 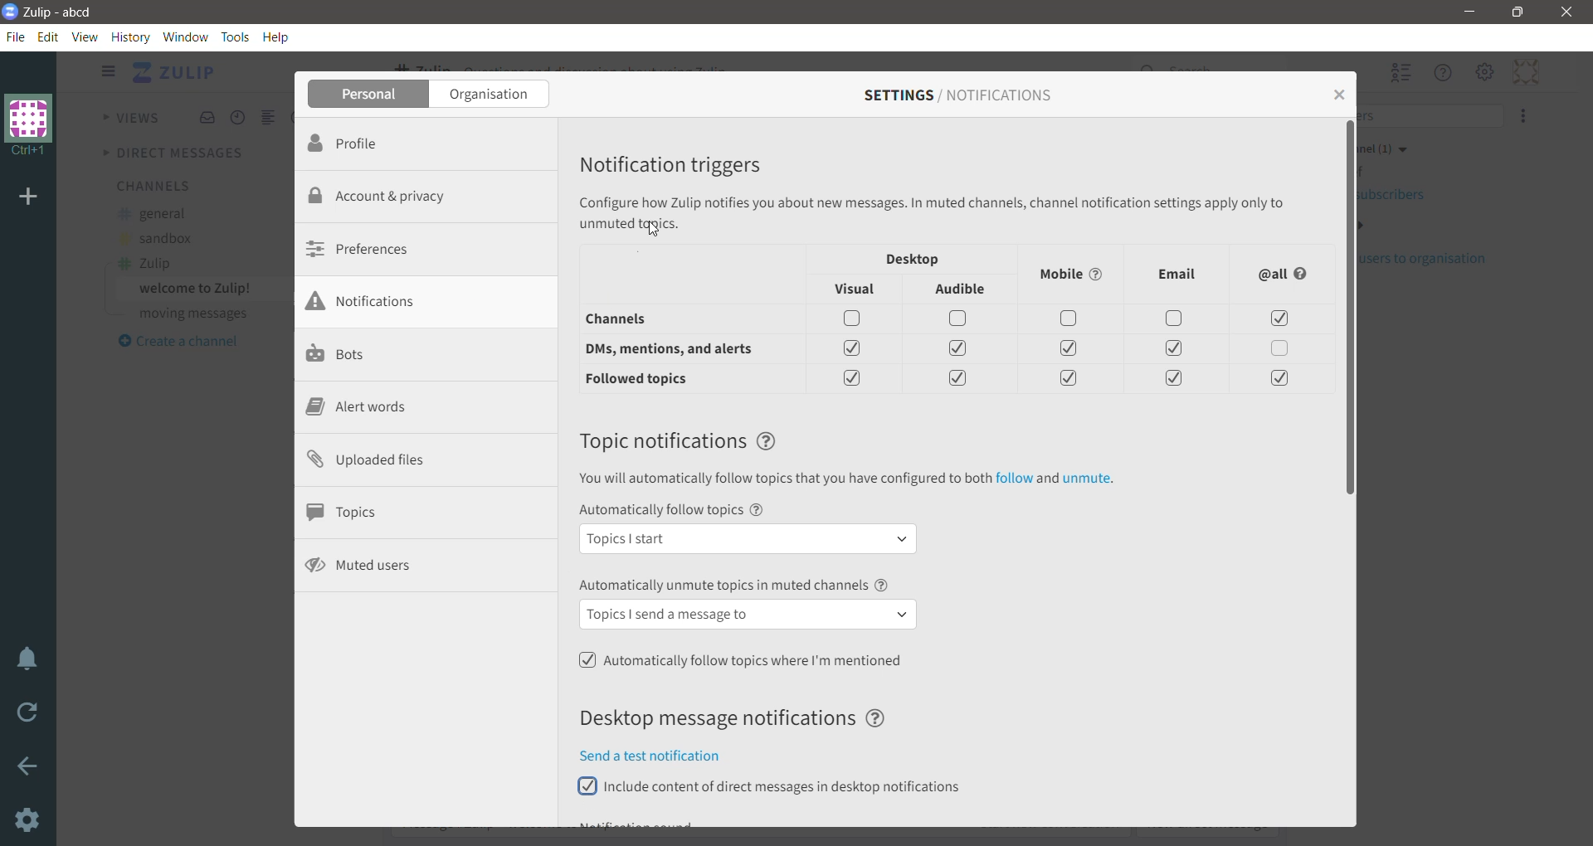 What do you see at coordinates (743, 660) in the screenshot?
I see `(Checkbox enabled) Automatically follow topics where I'm mentioned ` at bounding box center [743, 660].